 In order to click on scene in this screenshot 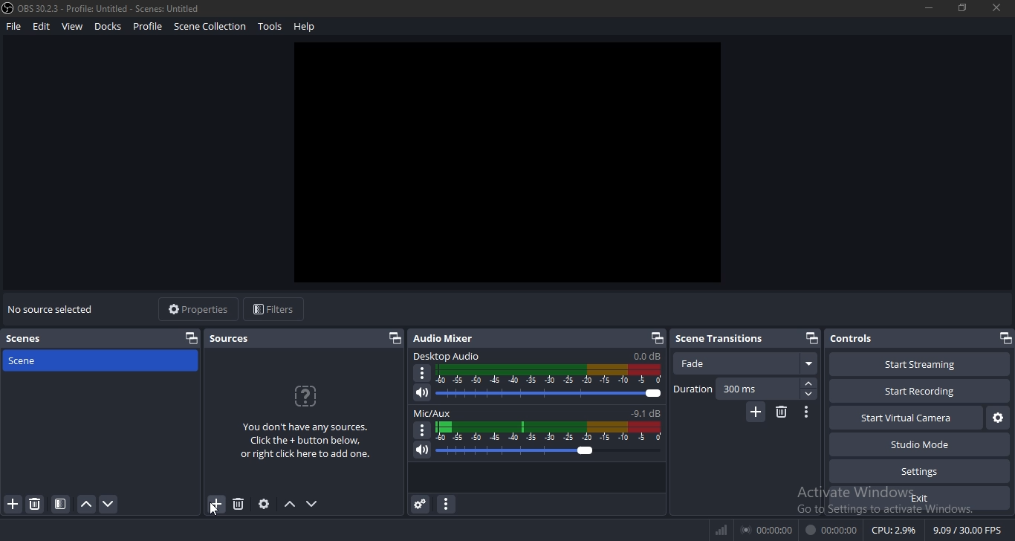, I will do `click(85, 360)`.